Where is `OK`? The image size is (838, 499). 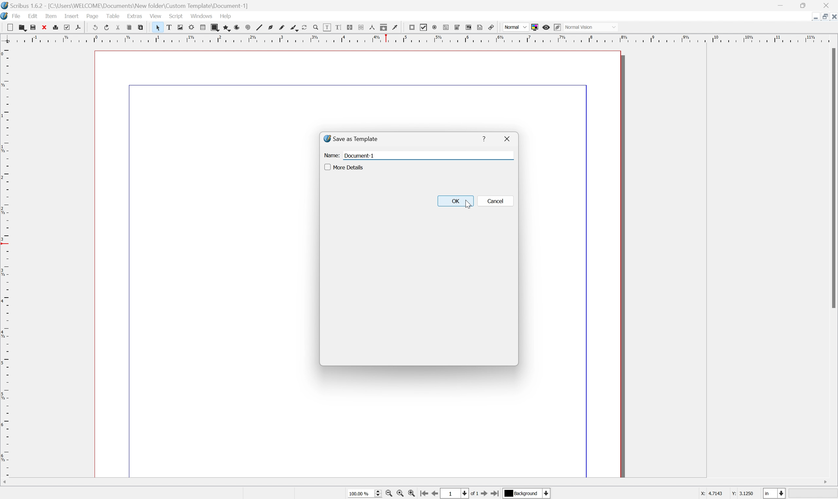
OK is located at coordinates (455, 200).